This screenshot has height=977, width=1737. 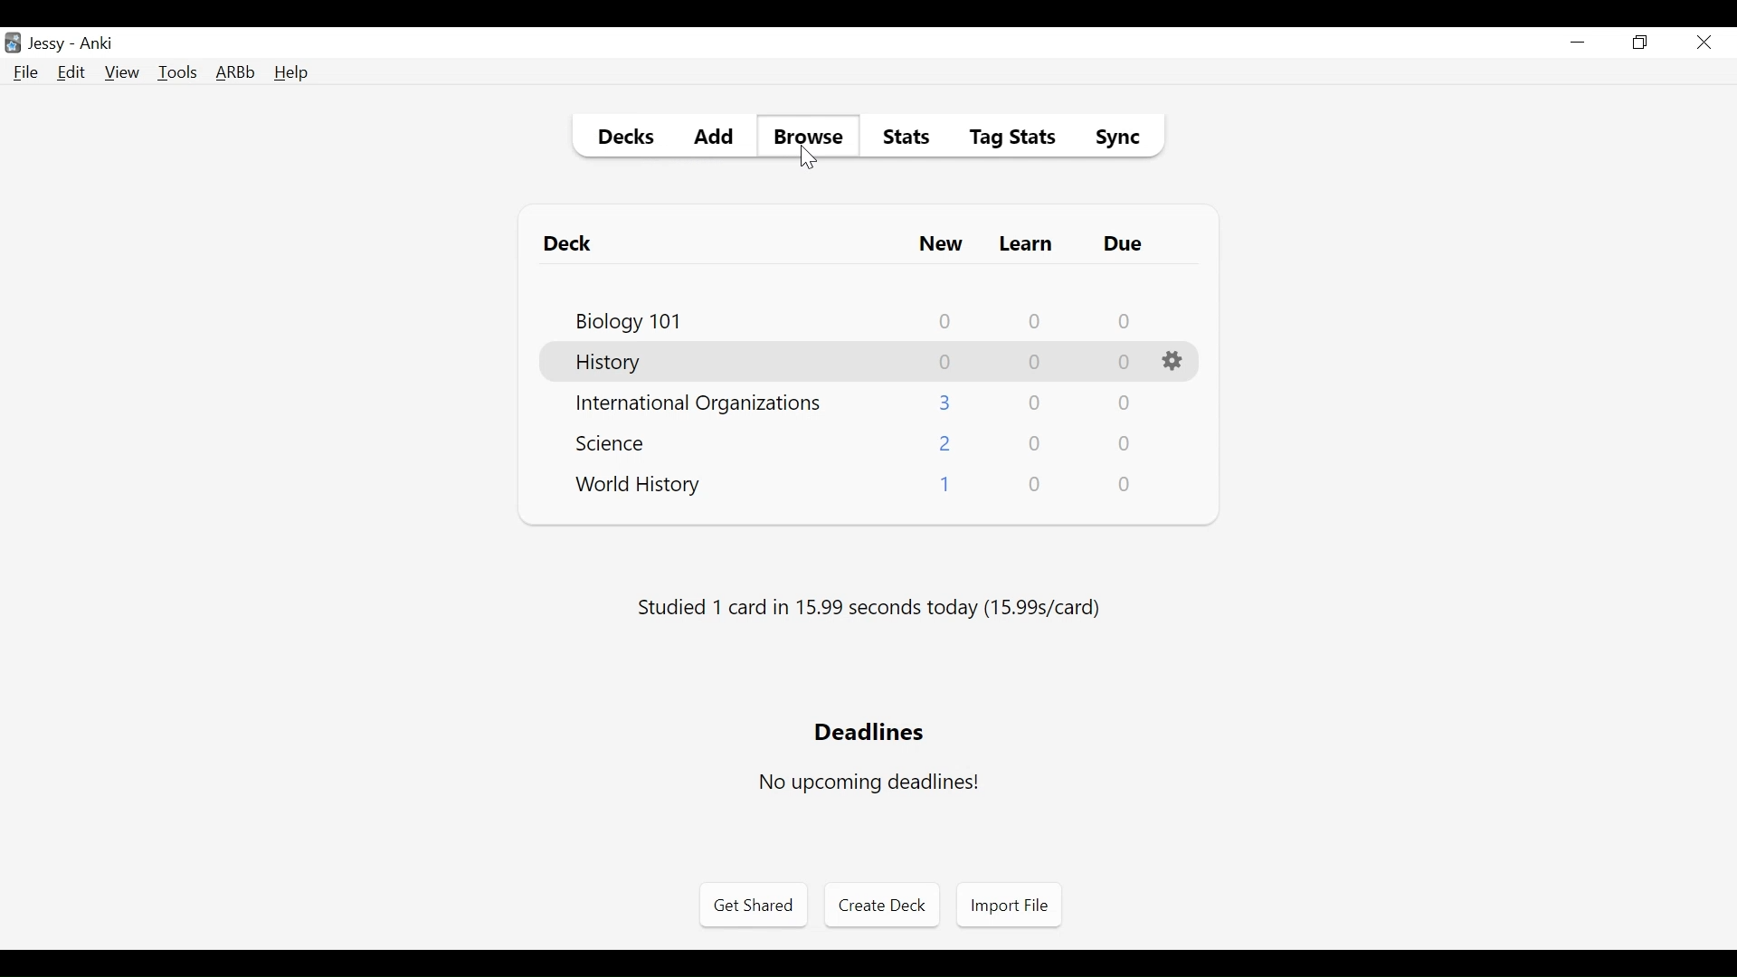 What do you see at coordinates (1034, 441) in the screenshot?
I see `Learn Card Count` at bounding box center [1034, 441].